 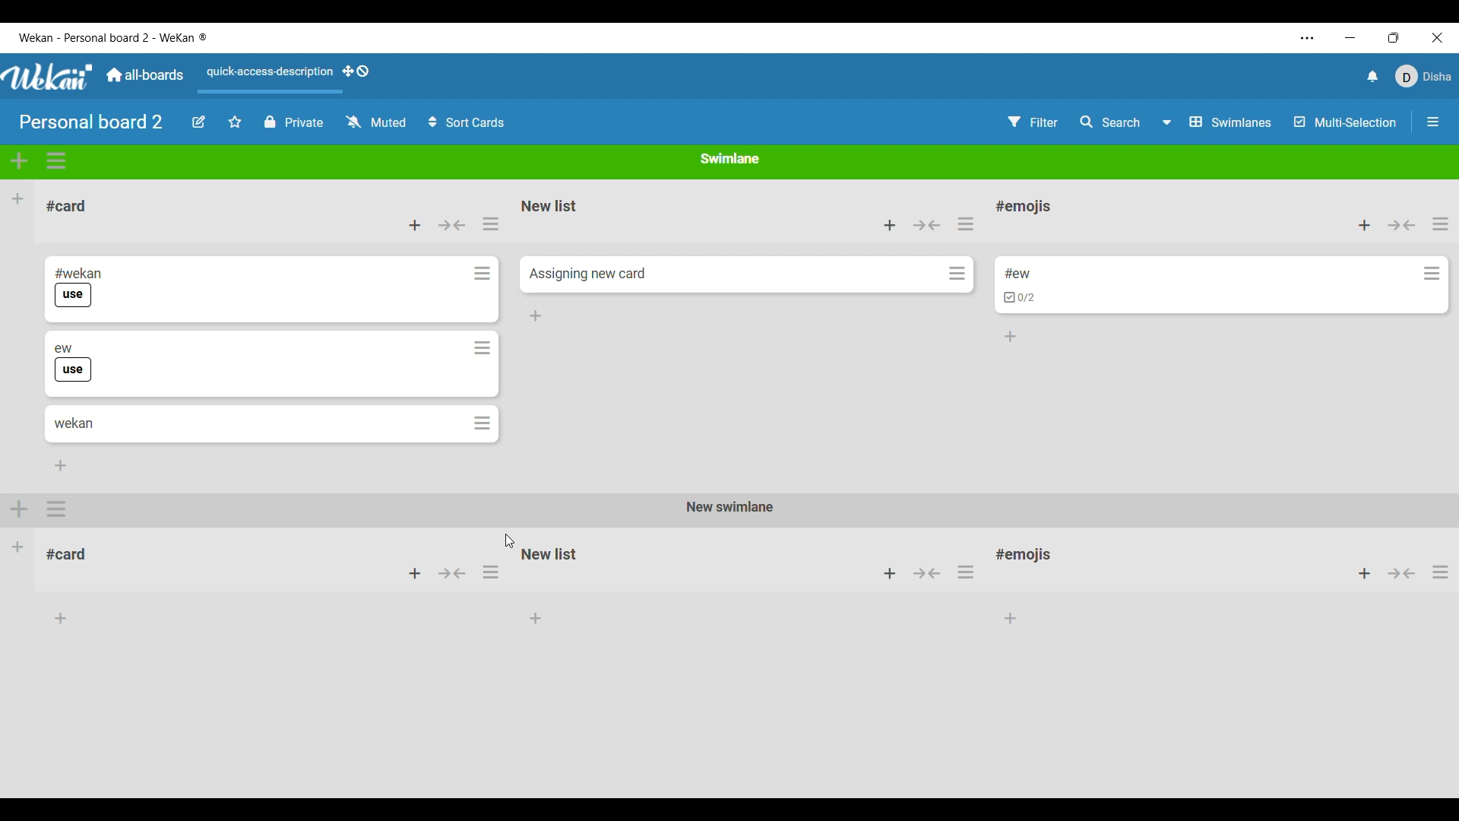 I want to click on button, so click(x=929, y=572).